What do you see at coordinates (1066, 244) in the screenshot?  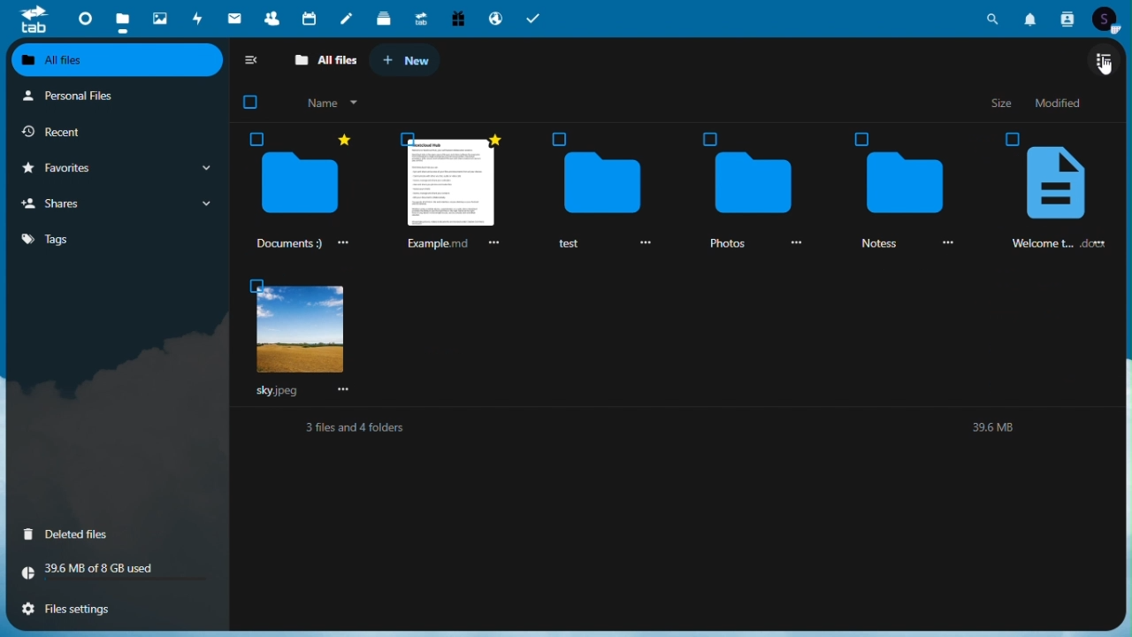 I see `welcome t... .docx` at bounding box center [1066, 244].